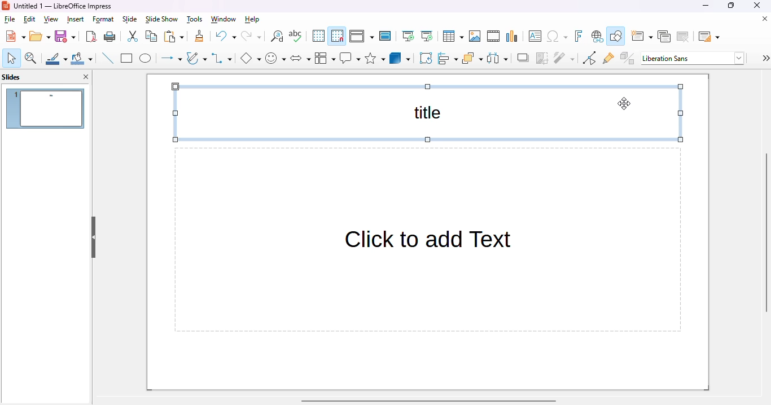  I want to click on redo, so click(251, 36).